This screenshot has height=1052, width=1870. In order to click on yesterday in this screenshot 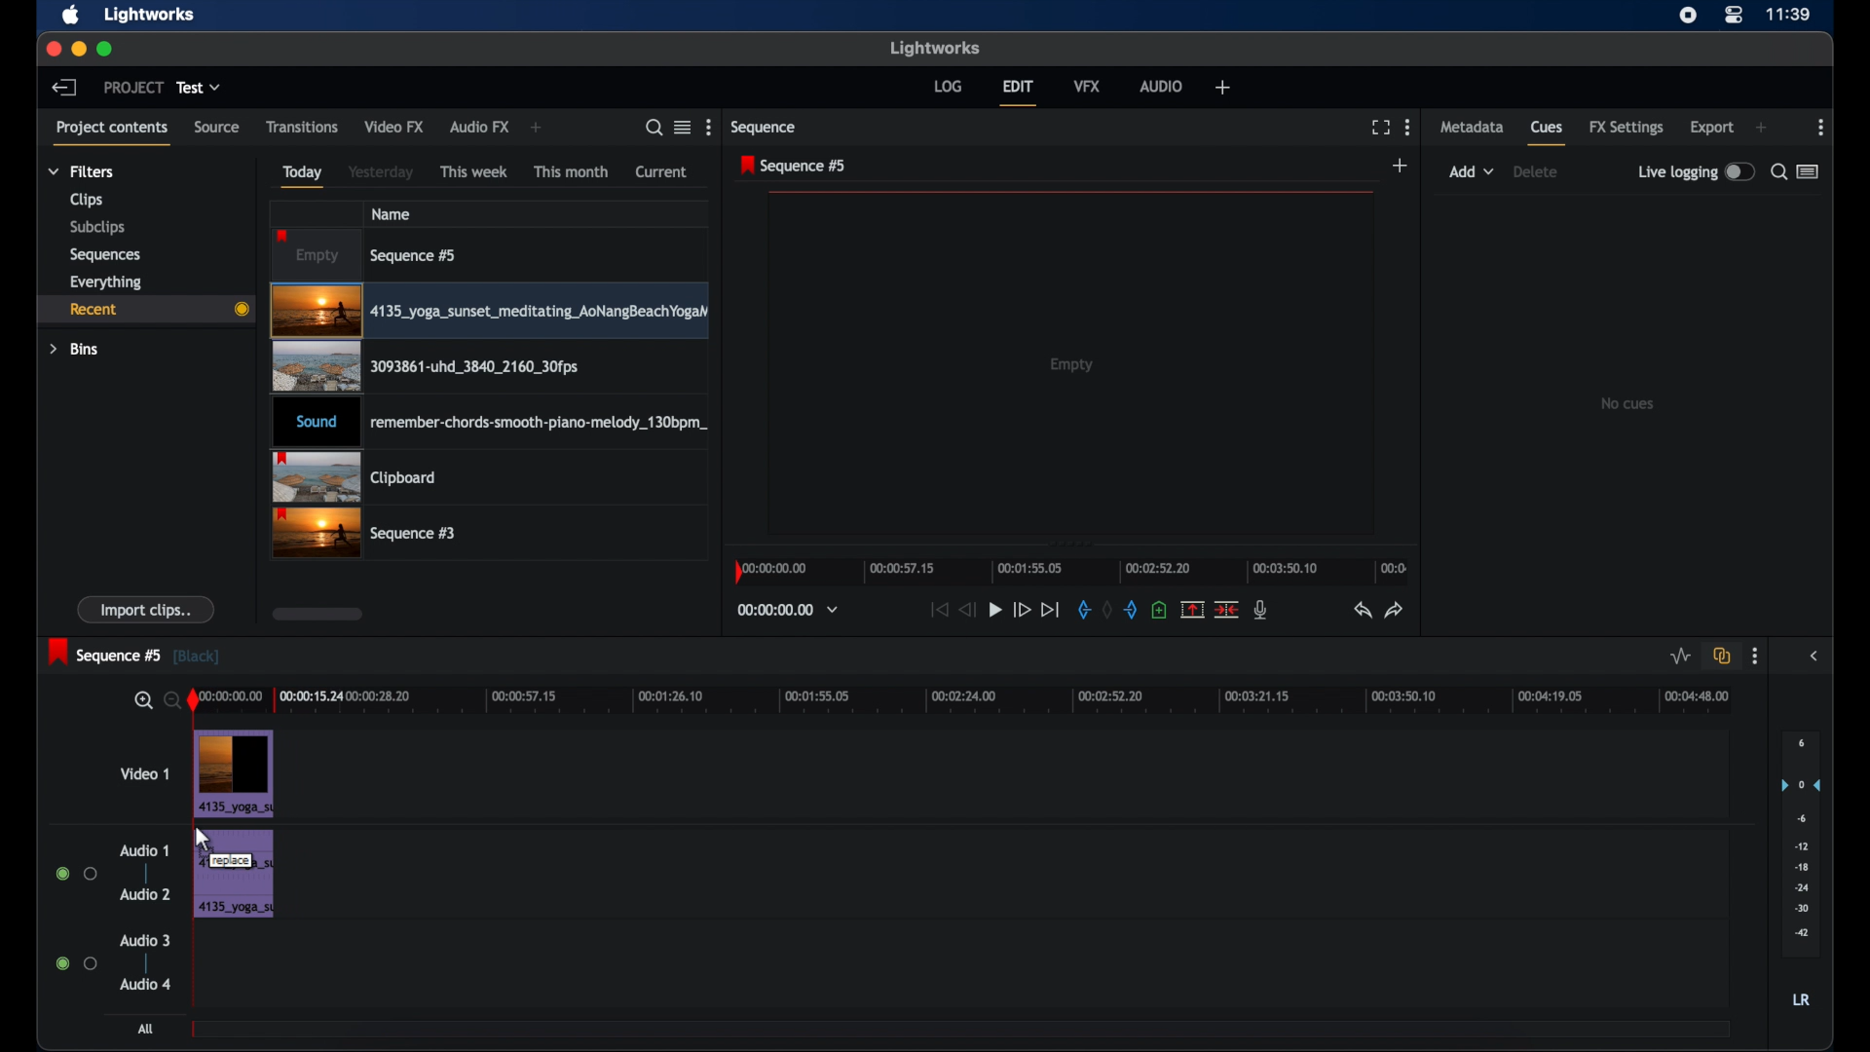, I will do `click(380, 171)`.